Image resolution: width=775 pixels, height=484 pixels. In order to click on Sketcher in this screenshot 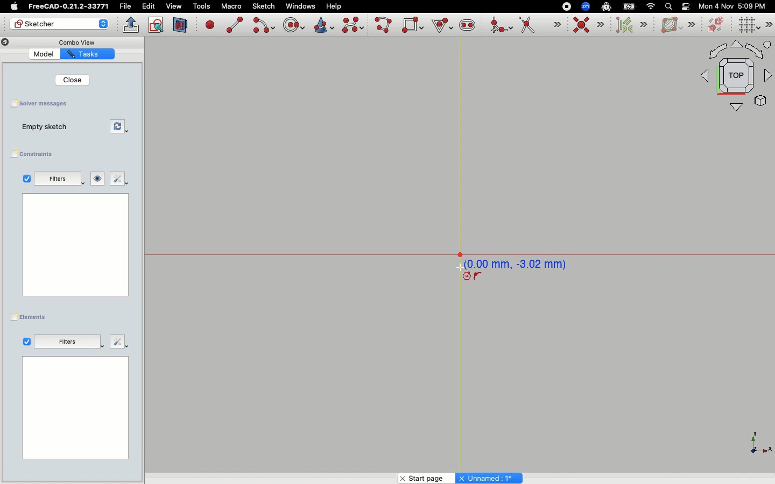, I will do `click(58, 24)`.